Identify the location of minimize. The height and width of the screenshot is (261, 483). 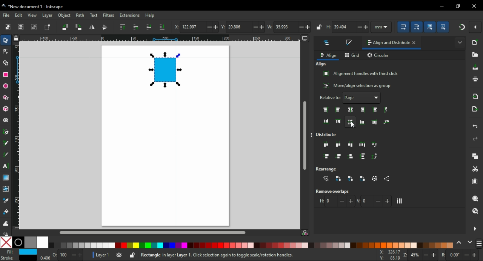
(441, 5).